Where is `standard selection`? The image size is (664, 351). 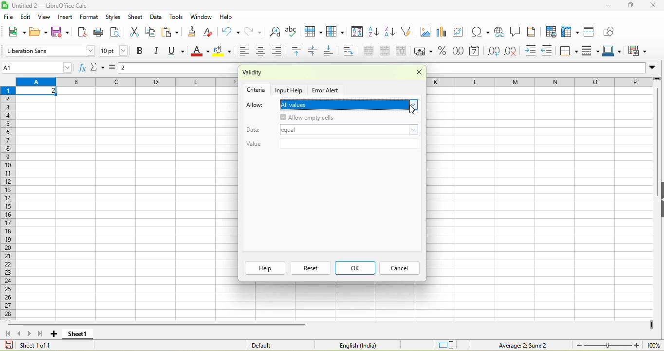
standard selection is located at coordinates (446, 344).